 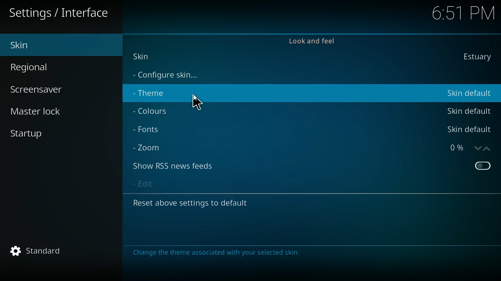 What do you see at coordinates (39, 110) in the screenshot?
I see `Master Lock` at bounding box center [39, 110].